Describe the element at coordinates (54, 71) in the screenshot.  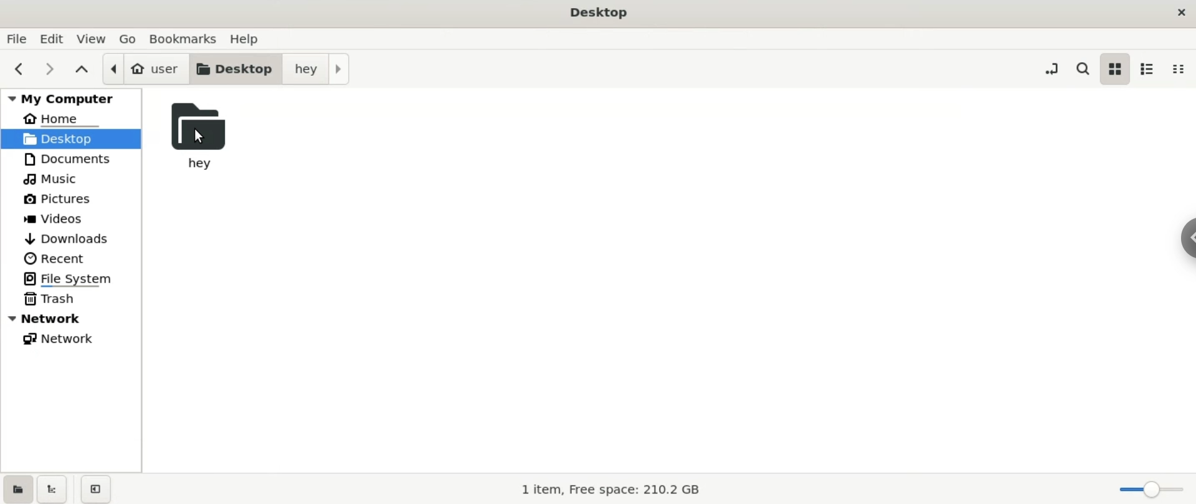
I see `next` at that location.